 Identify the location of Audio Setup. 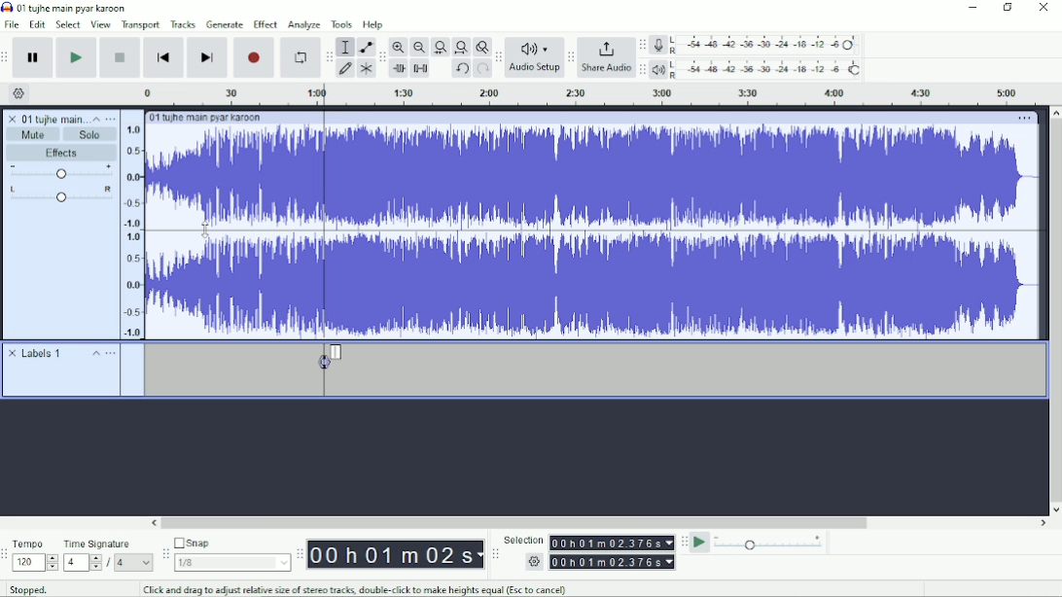
(534, 58).